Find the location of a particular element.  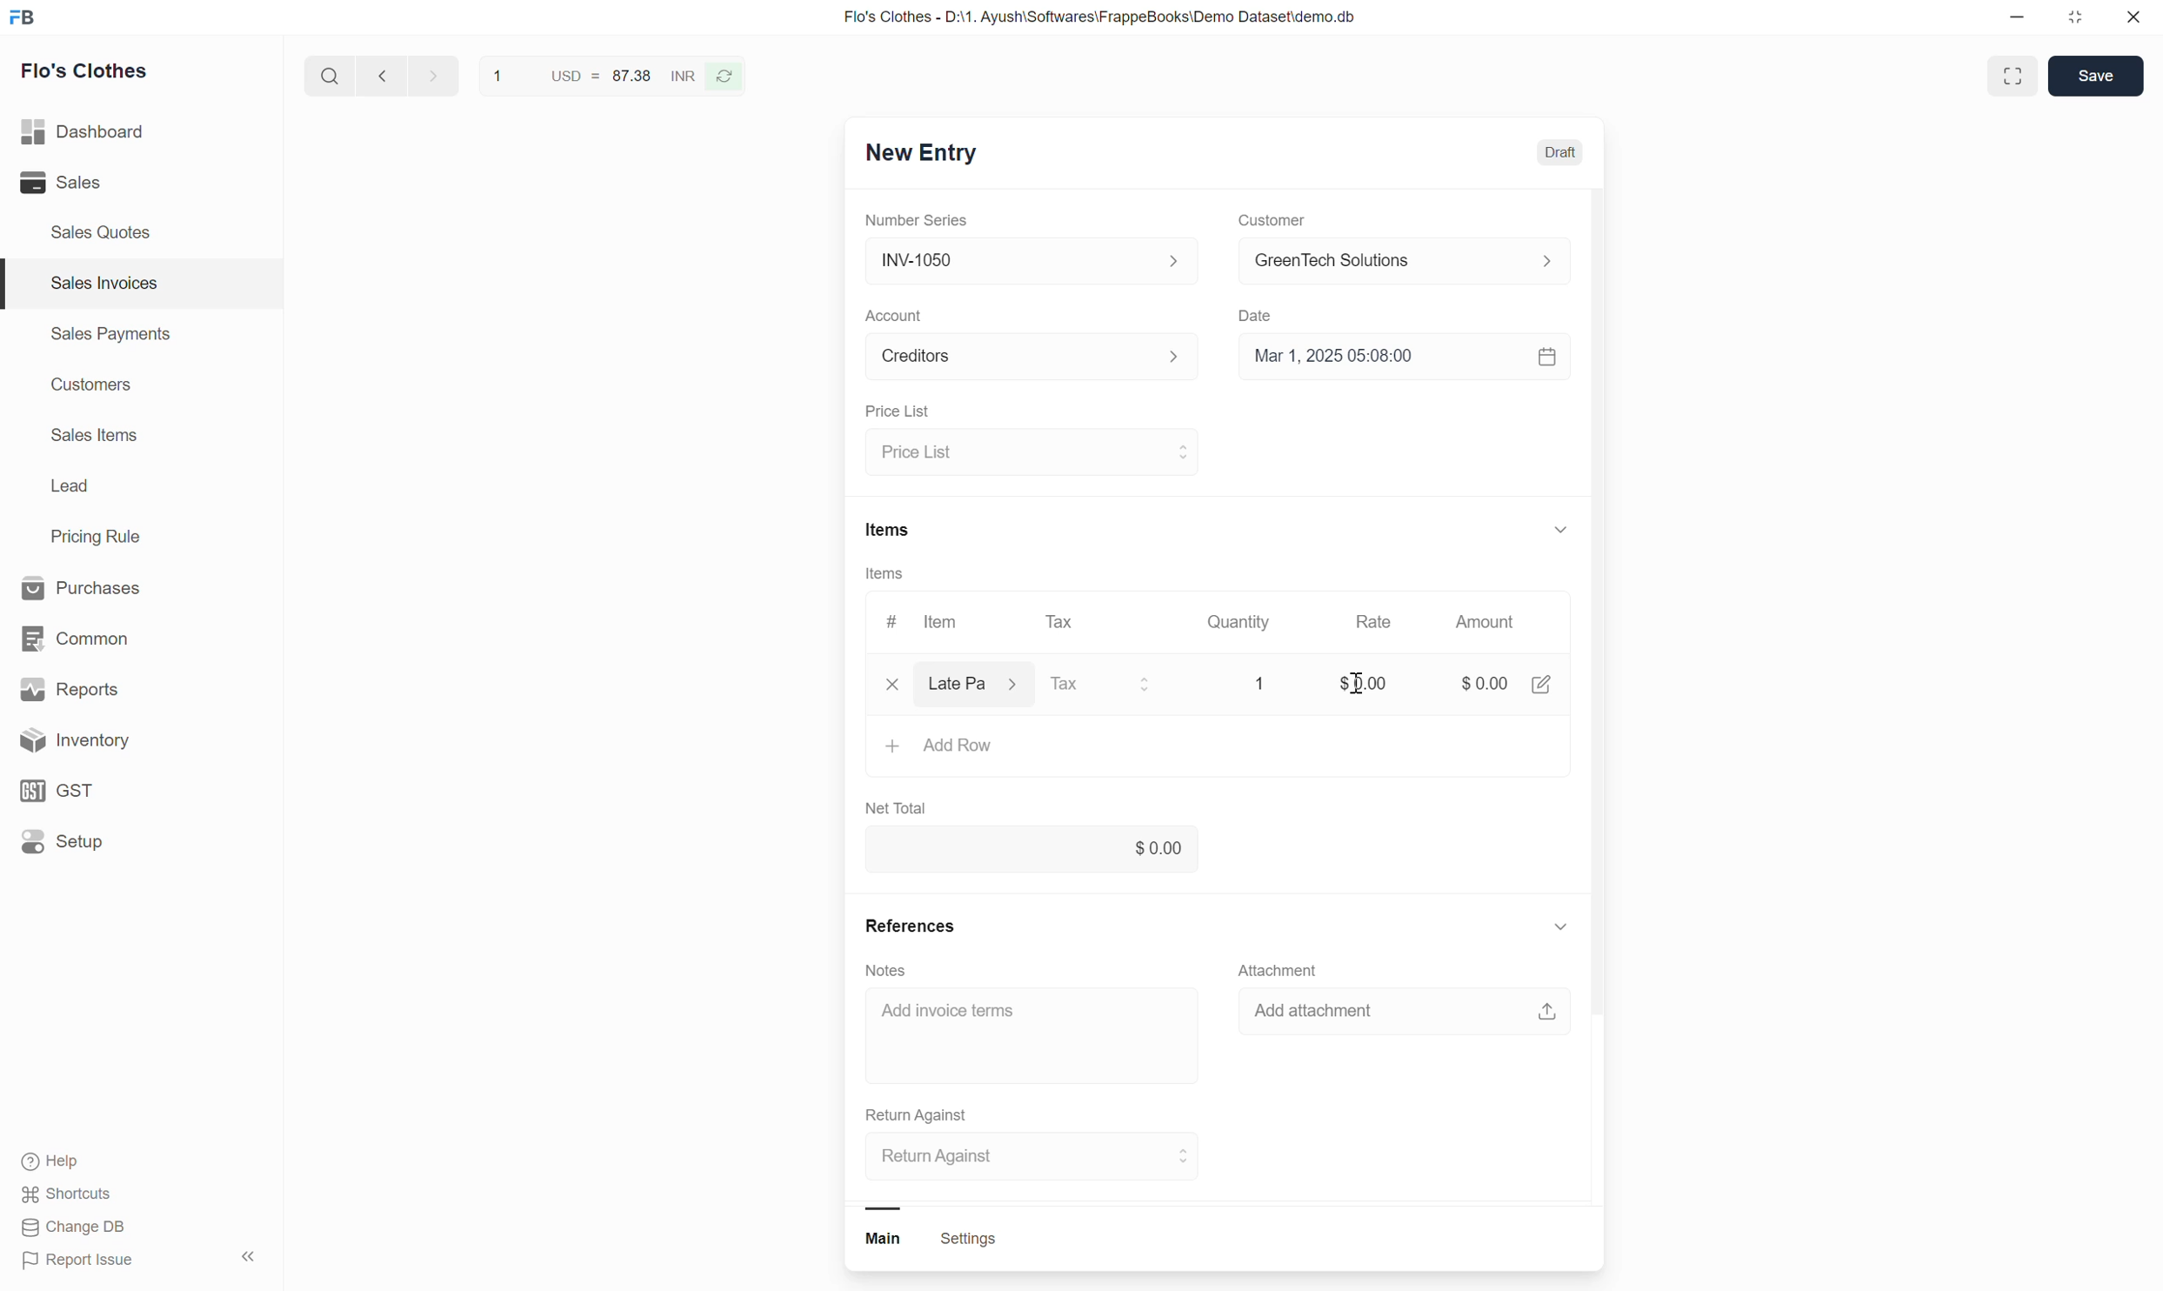

Report Issue  is located at coordinates (92, 1263).